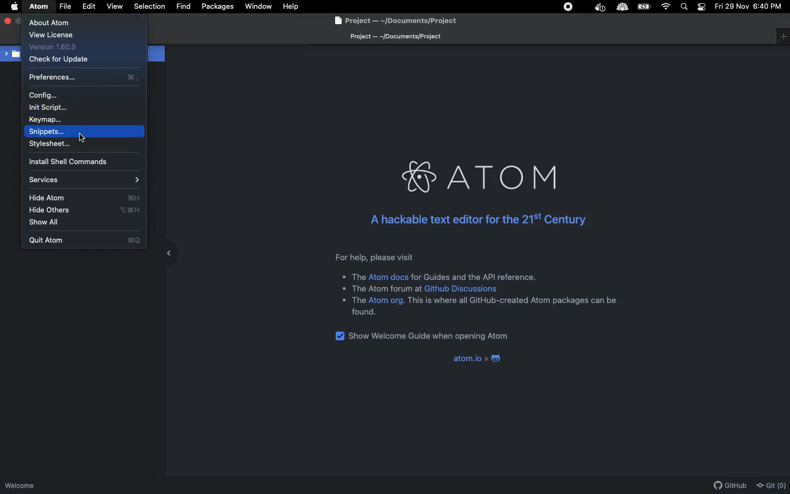 The width and height of the screenshot is (790, 494). What do you see at coordinates (702, 7) in the screenshot?
I see `Notification` at bounding box center [702, 7].